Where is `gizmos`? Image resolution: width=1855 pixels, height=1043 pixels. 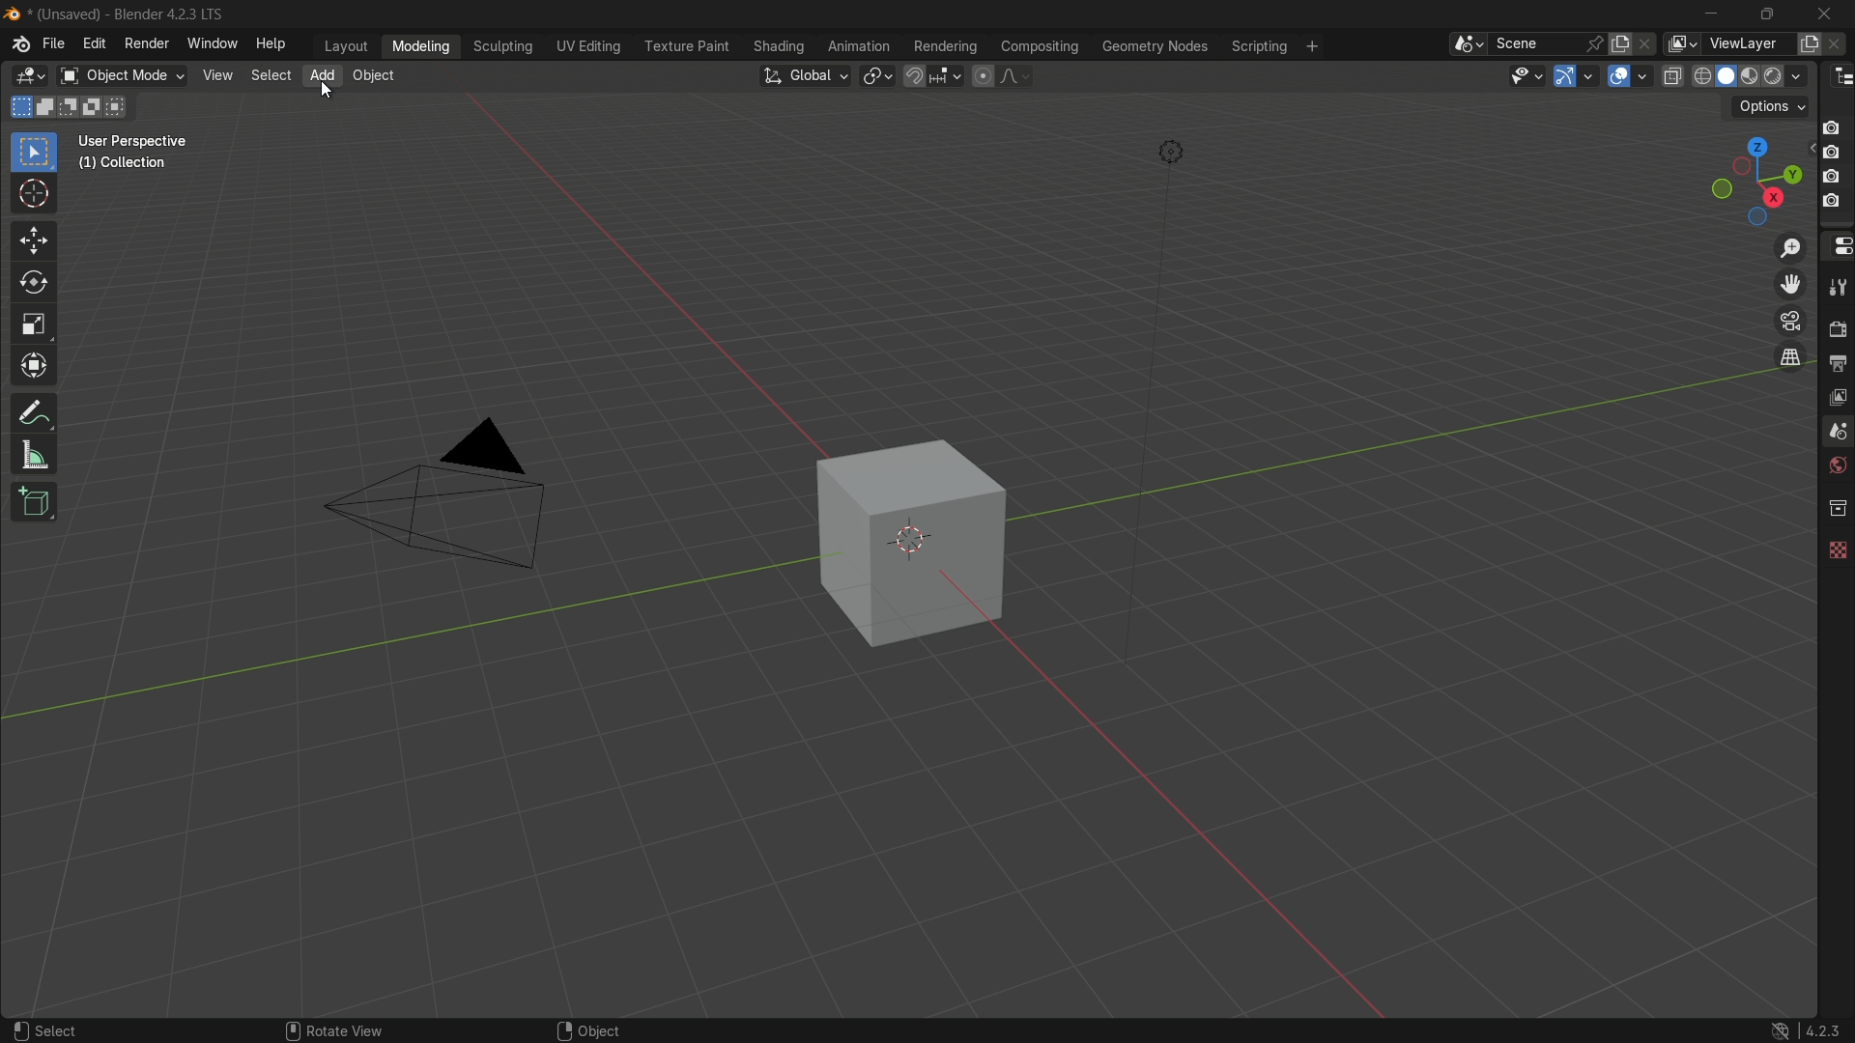
gizmos is located at coordinates (1593, 74).